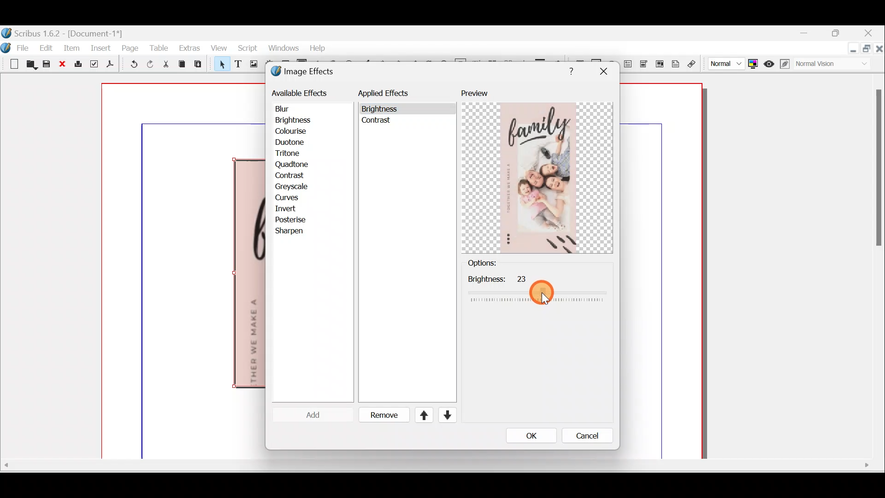  What do you see at coordinates (220, 65) in the screenshot?
I see `Select item` at bounding box center [220, 65].